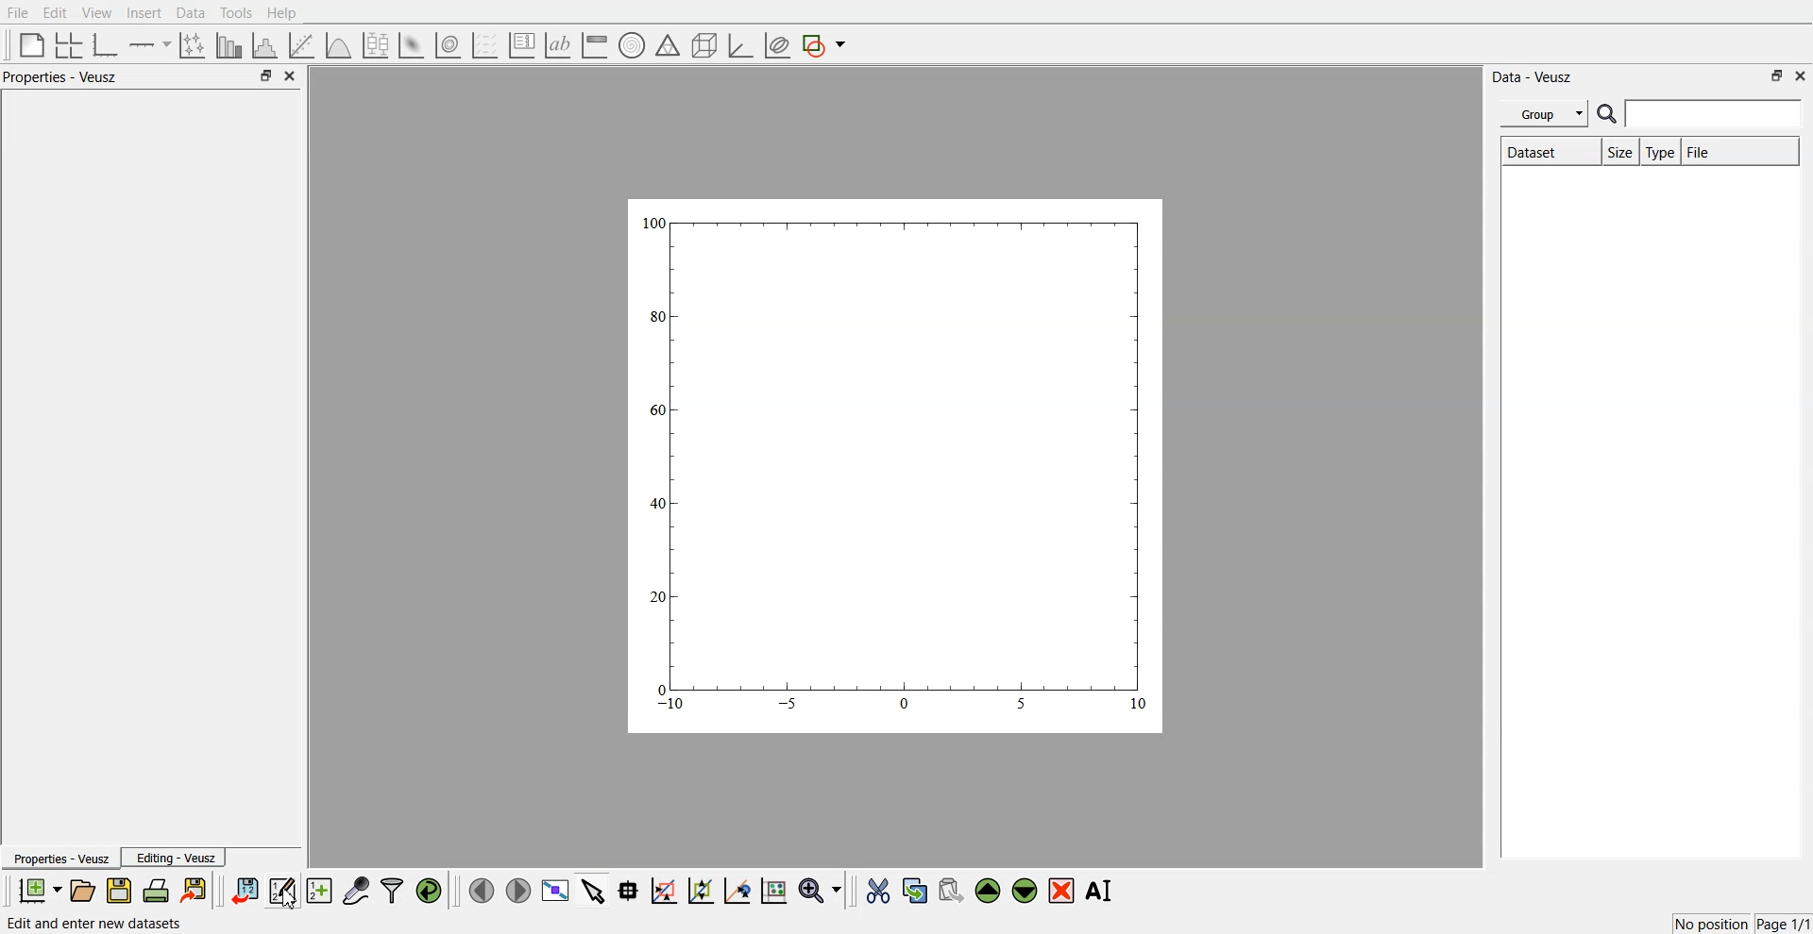  I want to click on Edit and enter new datasets, so click(107, 924).